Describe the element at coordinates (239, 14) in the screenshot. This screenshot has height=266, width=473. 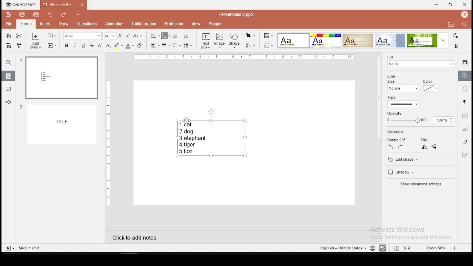
I see `Presentation2.pptx` at that location.